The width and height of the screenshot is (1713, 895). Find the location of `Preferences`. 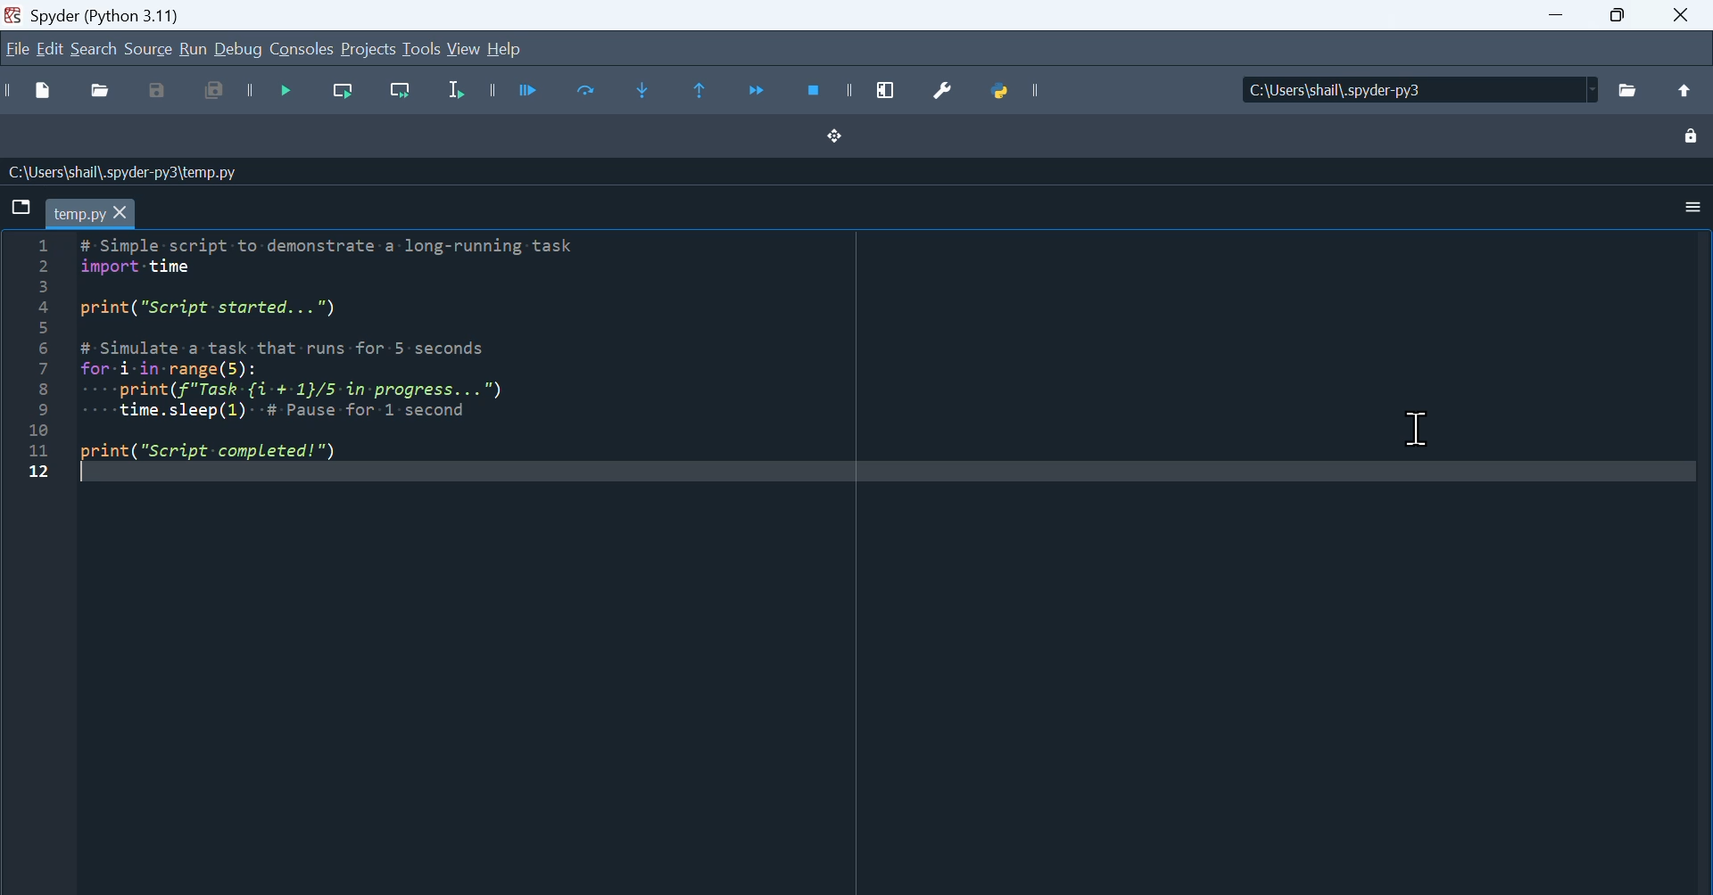

Preferences is located at coordinates (943, 92).